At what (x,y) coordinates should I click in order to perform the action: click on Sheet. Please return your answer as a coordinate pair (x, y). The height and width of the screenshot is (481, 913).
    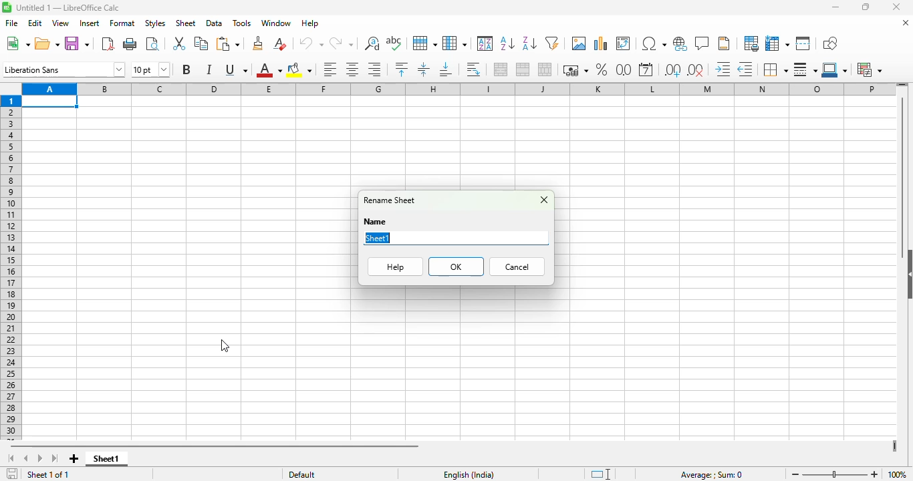
    Looking at the image, I should click on (376, 238).